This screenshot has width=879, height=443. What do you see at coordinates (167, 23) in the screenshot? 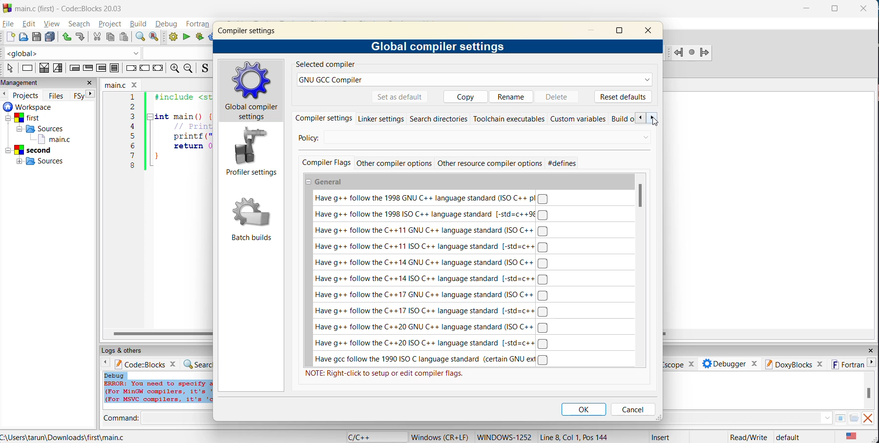
I see `debug` at bounding box center [167, 23].